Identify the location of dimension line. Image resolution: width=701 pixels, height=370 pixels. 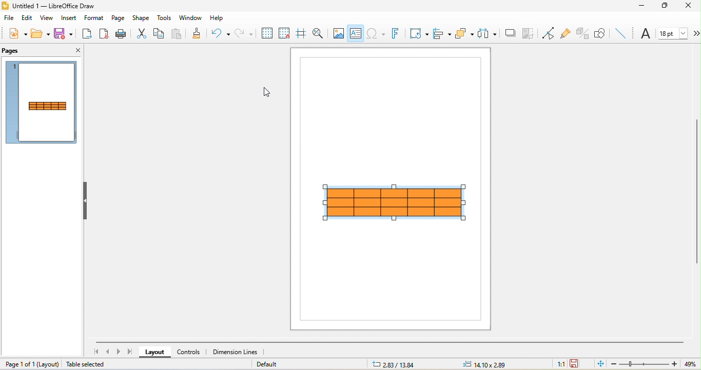
(235, 351).